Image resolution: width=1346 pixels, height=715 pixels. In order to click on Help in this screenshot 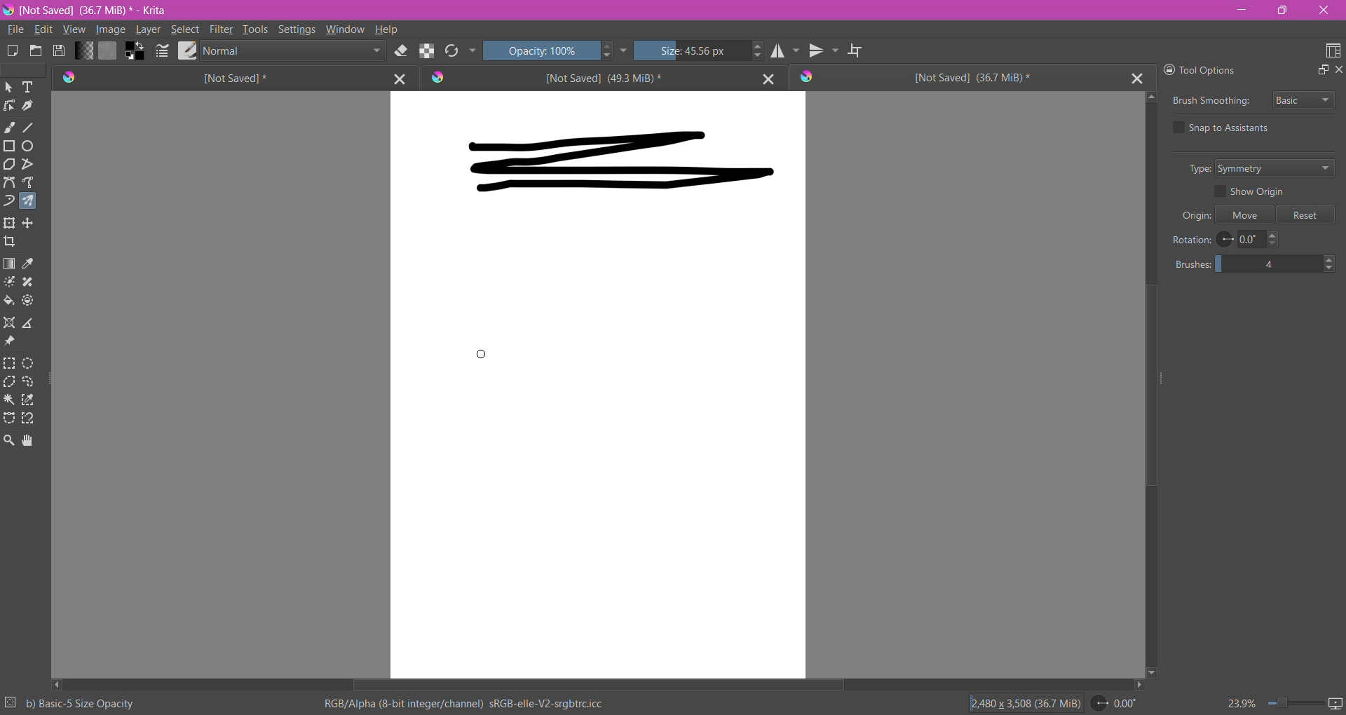, I will do `click(387, 29)`.